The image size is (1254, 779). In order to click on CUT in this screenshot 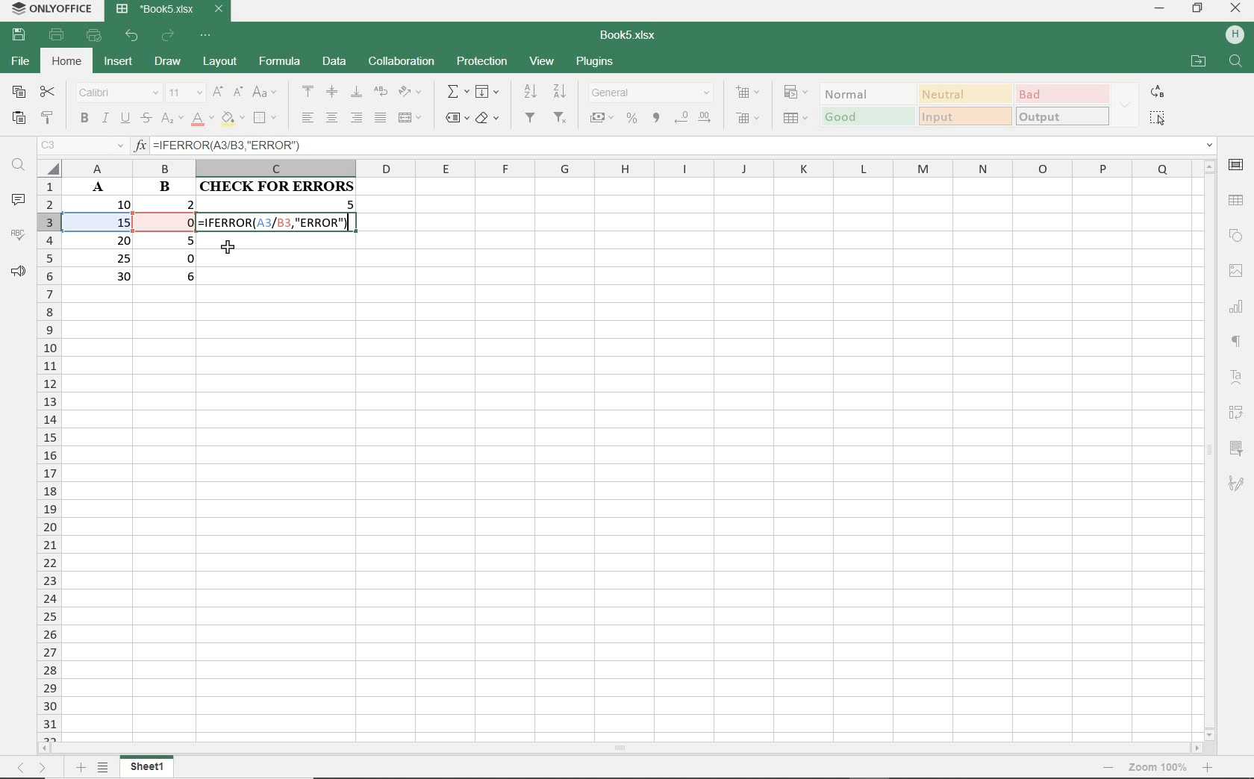, I will do `click(48, 93)`.